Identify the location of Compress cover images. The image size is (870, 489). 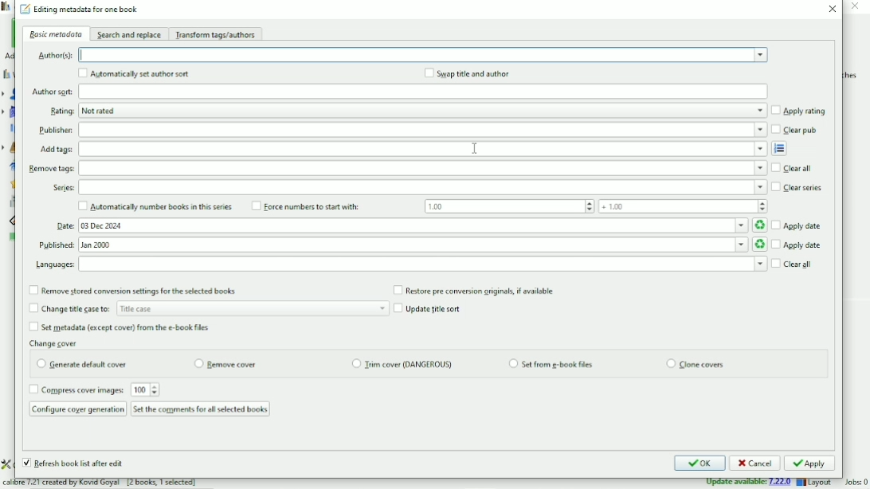
(76, 389).